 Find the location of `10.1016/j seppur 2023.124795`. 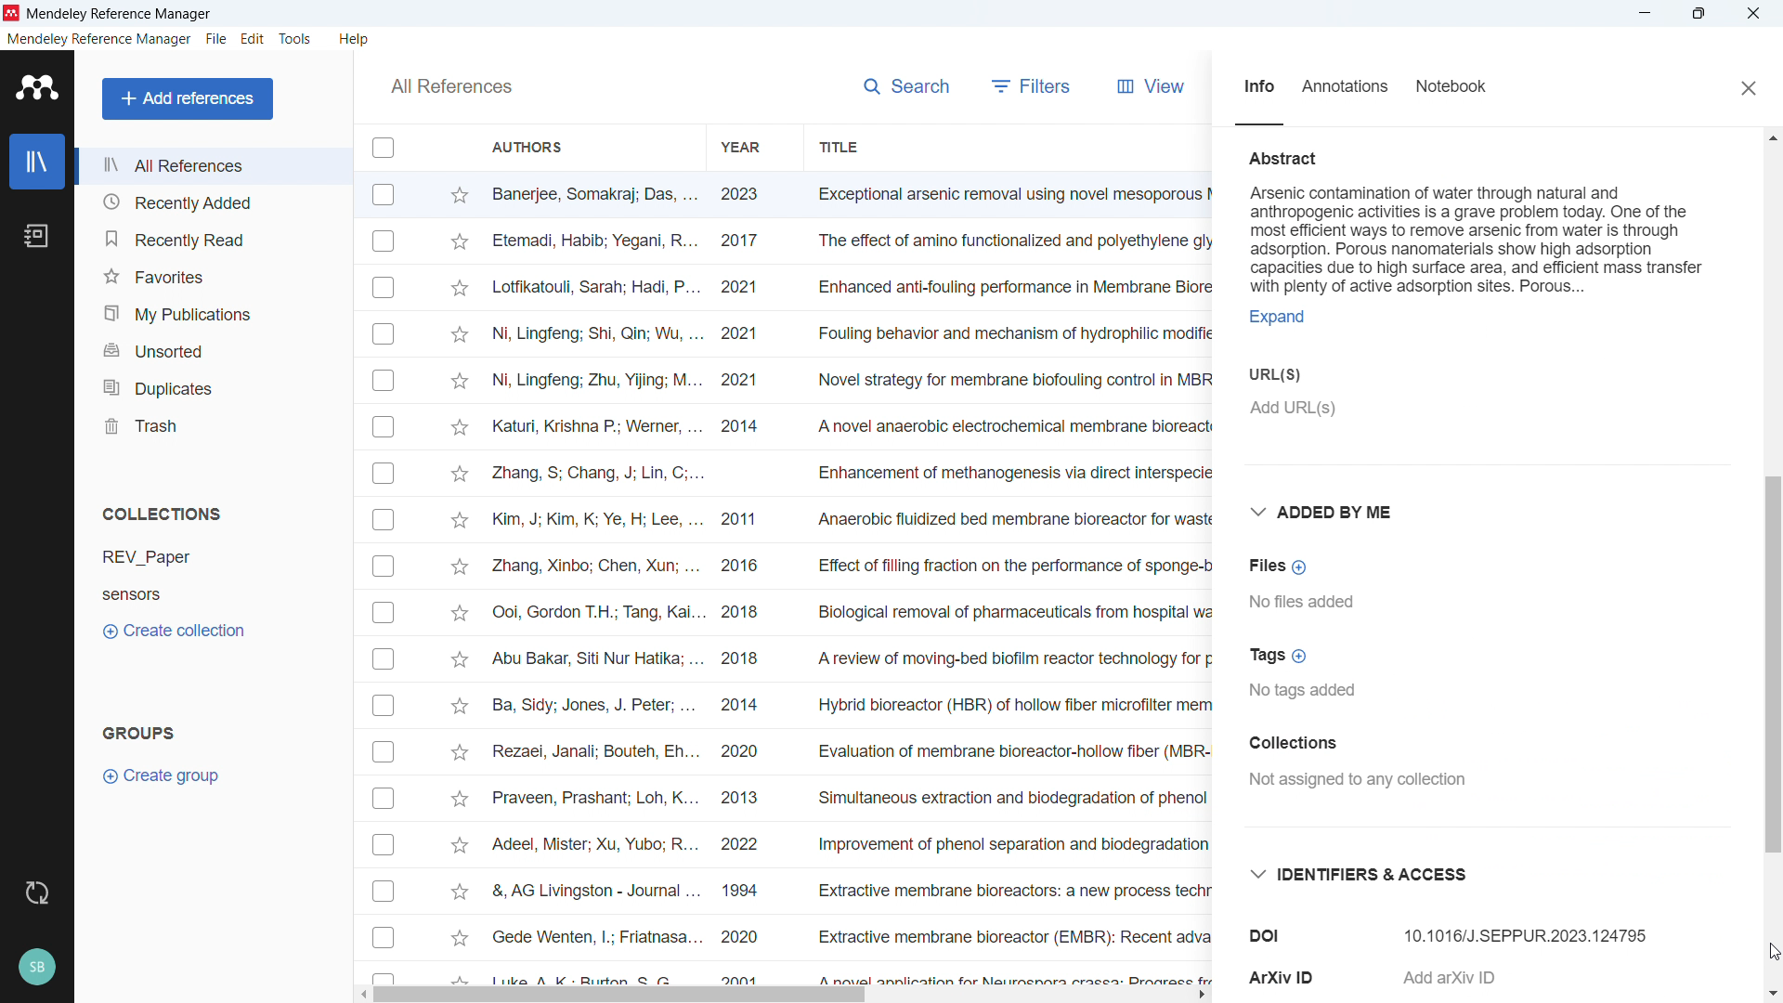

10.1016/j seppur 2023.124795 is located at coordinates (1536, 929).